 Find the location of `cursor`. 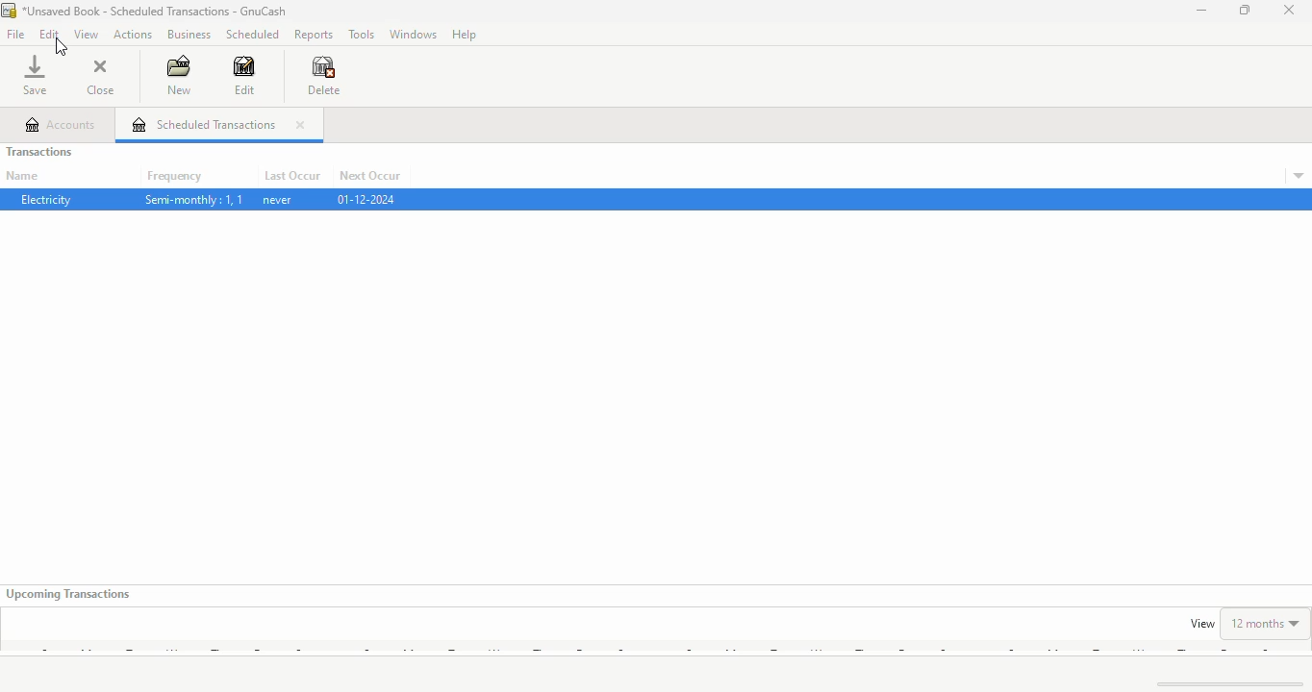

cursor is located at coordinates (60, 47).